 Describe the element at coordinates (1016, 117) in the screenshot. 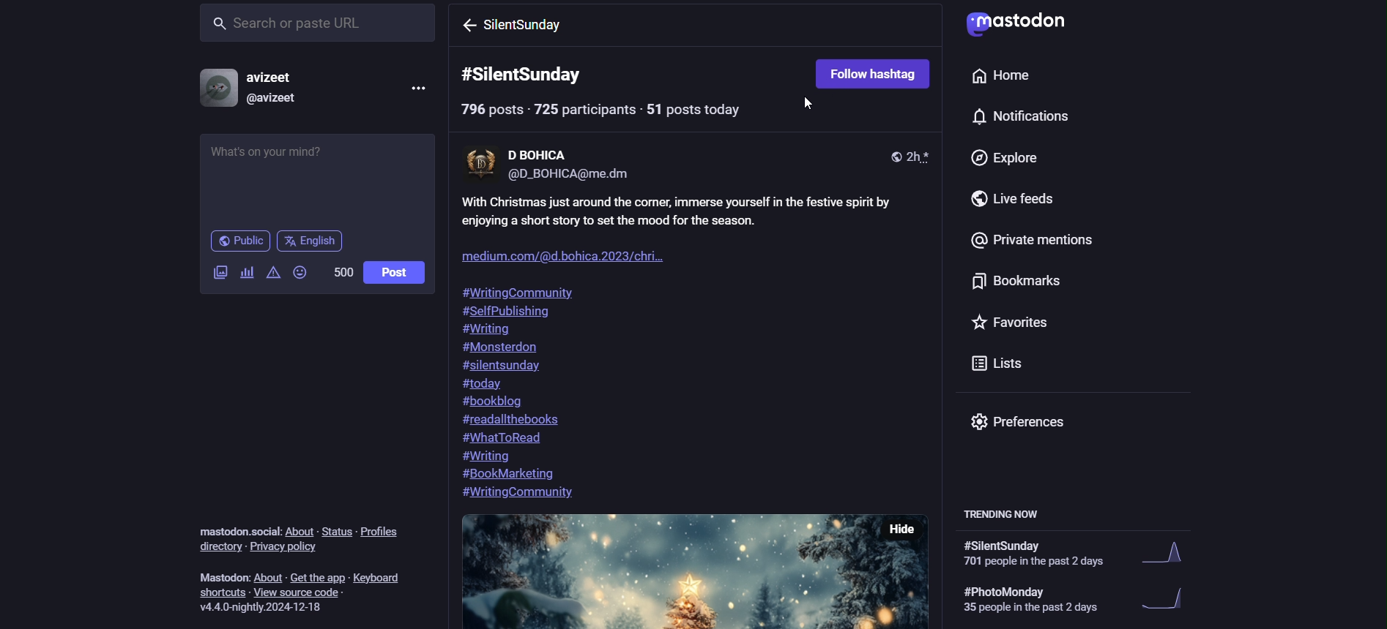

I see `notification` at that location.